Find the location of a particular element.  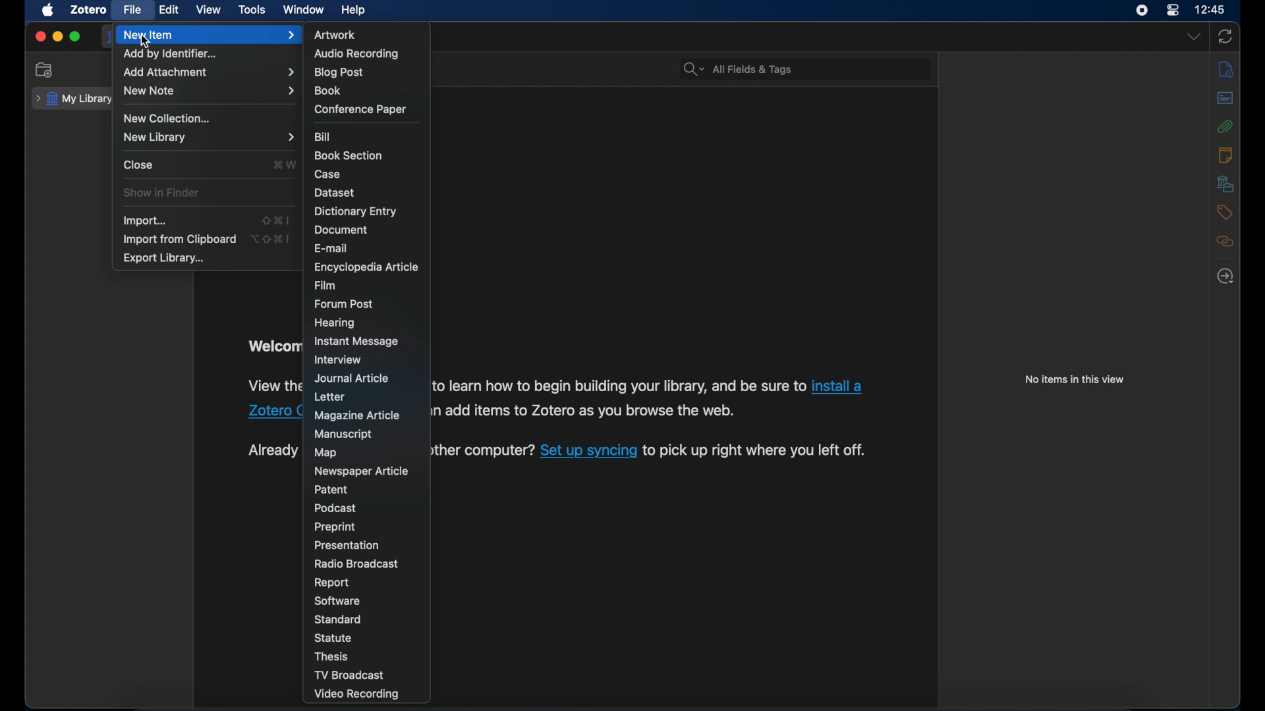

sync is located at coordinates (1225, 36).